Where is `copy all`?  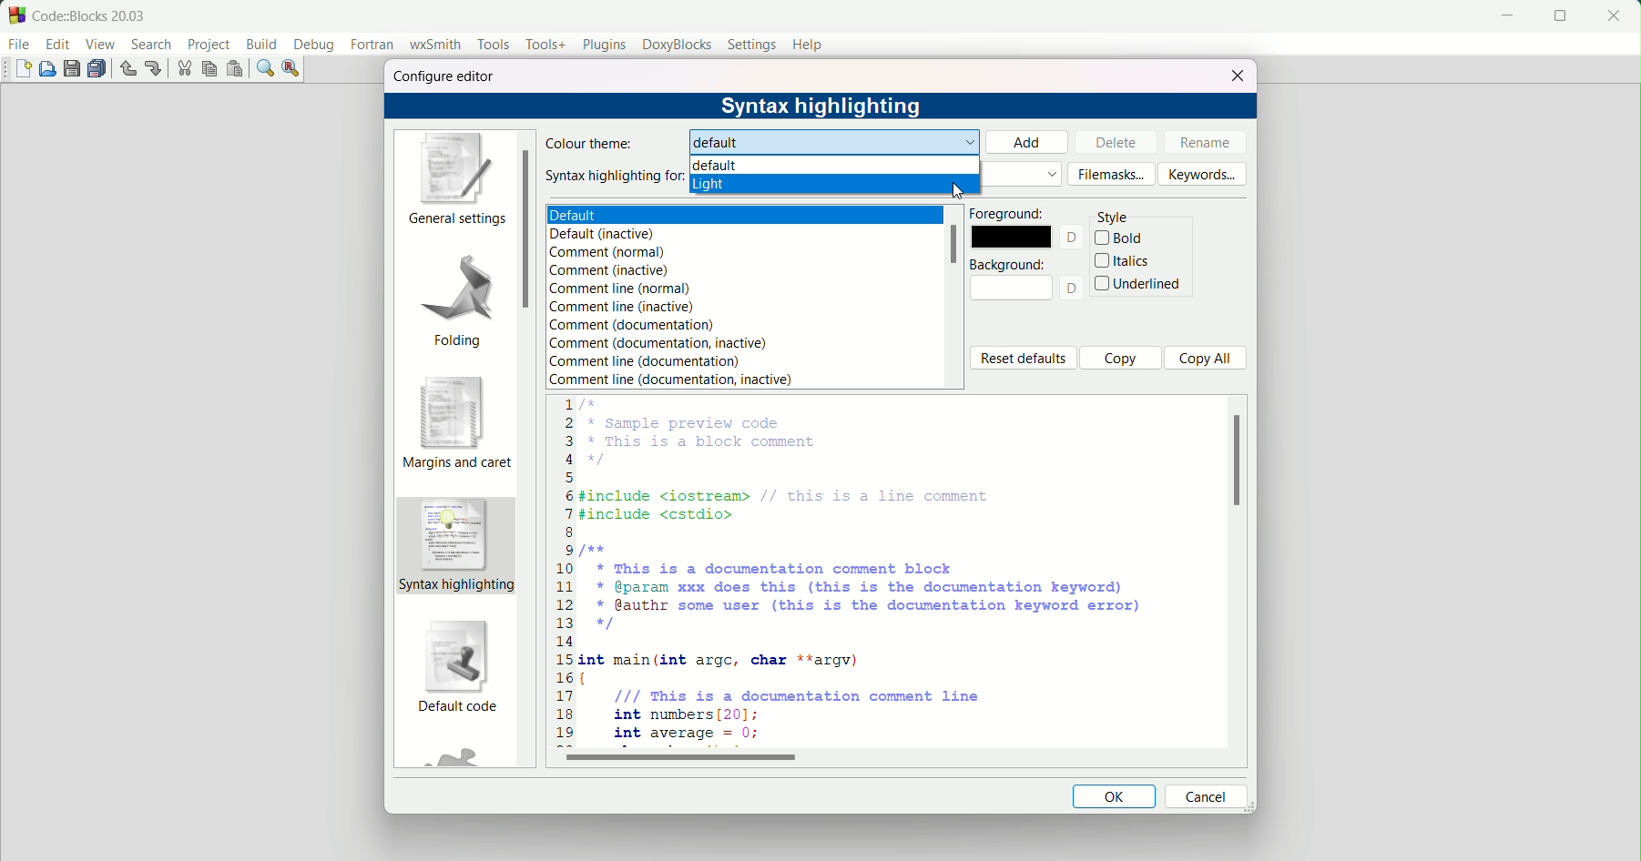
copy all is located at coordinates (1205, 359).